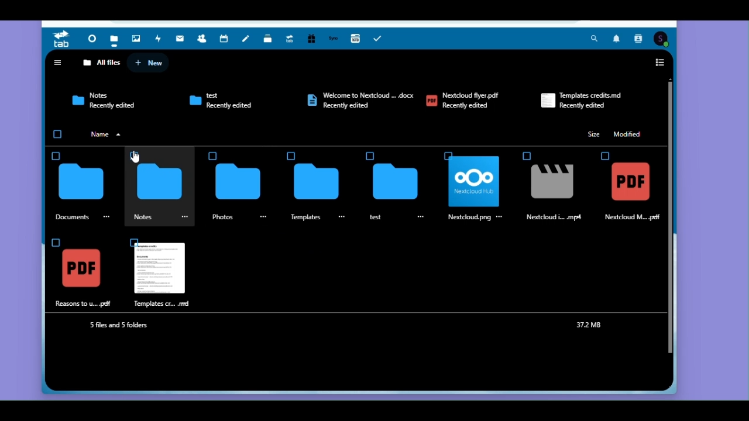 The image size is (749, 421). What do you see at coordinates (53, 242) in the screenshot?
I see `Check box` at bounding box center [53, 242].